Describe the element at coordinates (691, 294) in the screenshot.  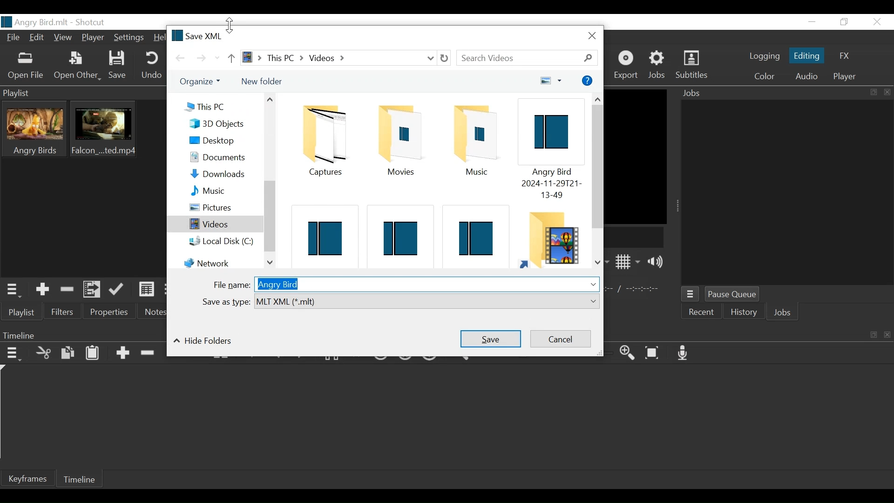
I see `Jobs menu` at that location.